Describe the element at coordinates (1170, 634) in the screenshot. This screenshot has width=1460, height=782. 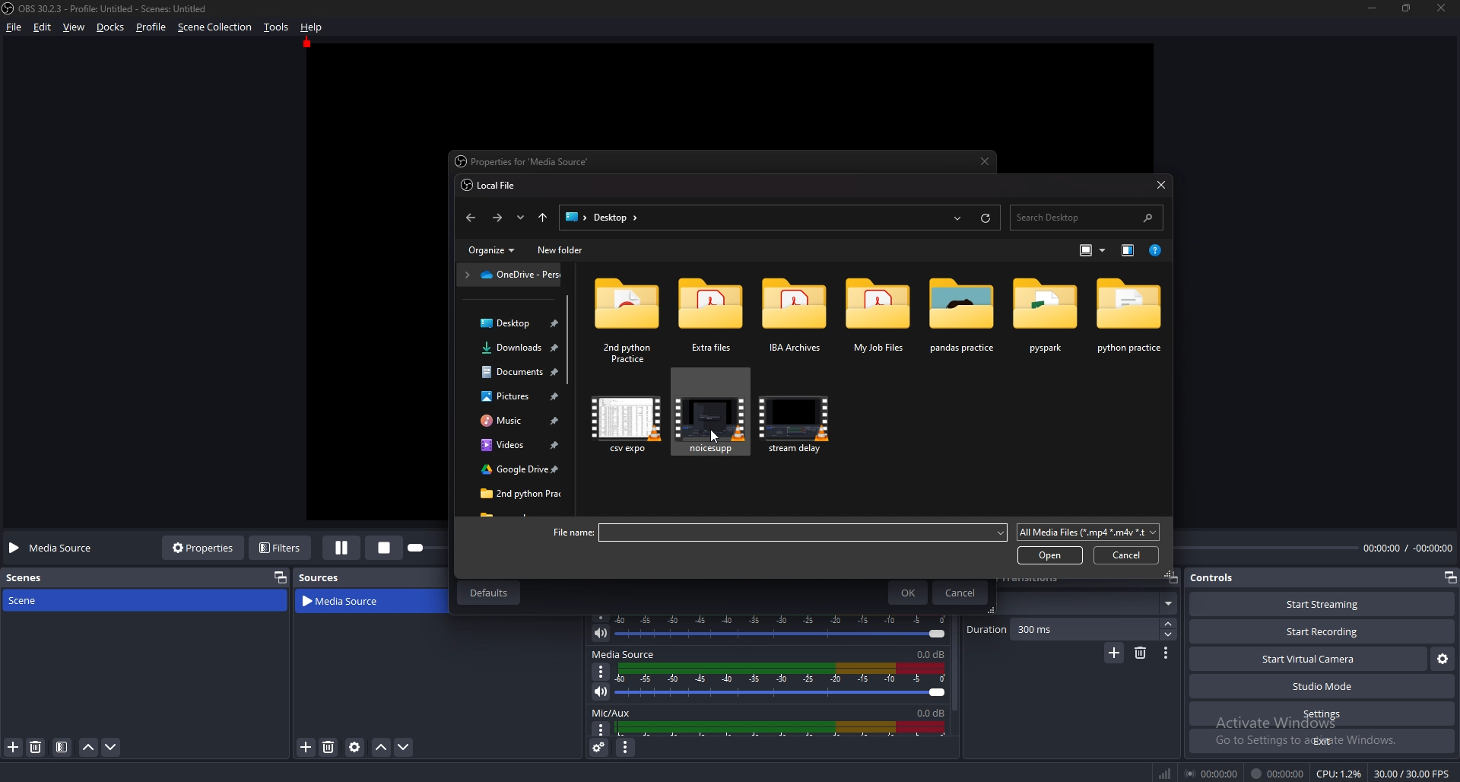
I see `Decrease duration` at that location.